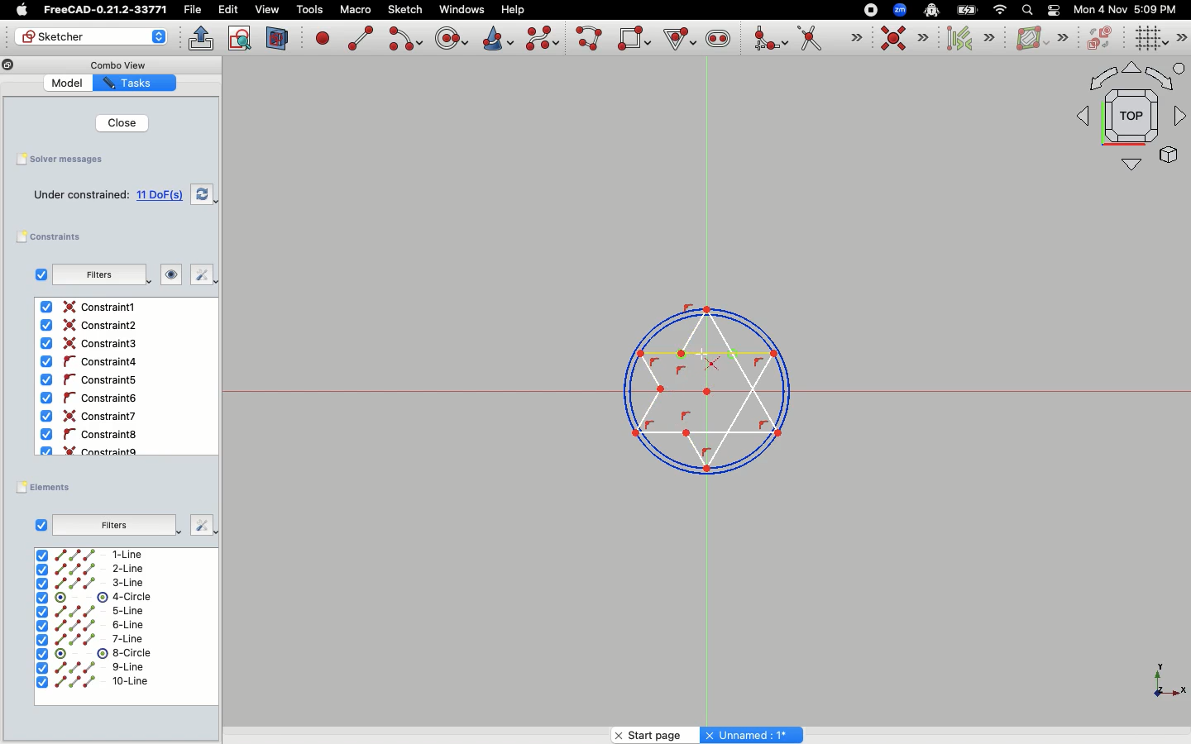 The image size is (1191, 744). I want to click on Constraint coincident, so click(905, 39).